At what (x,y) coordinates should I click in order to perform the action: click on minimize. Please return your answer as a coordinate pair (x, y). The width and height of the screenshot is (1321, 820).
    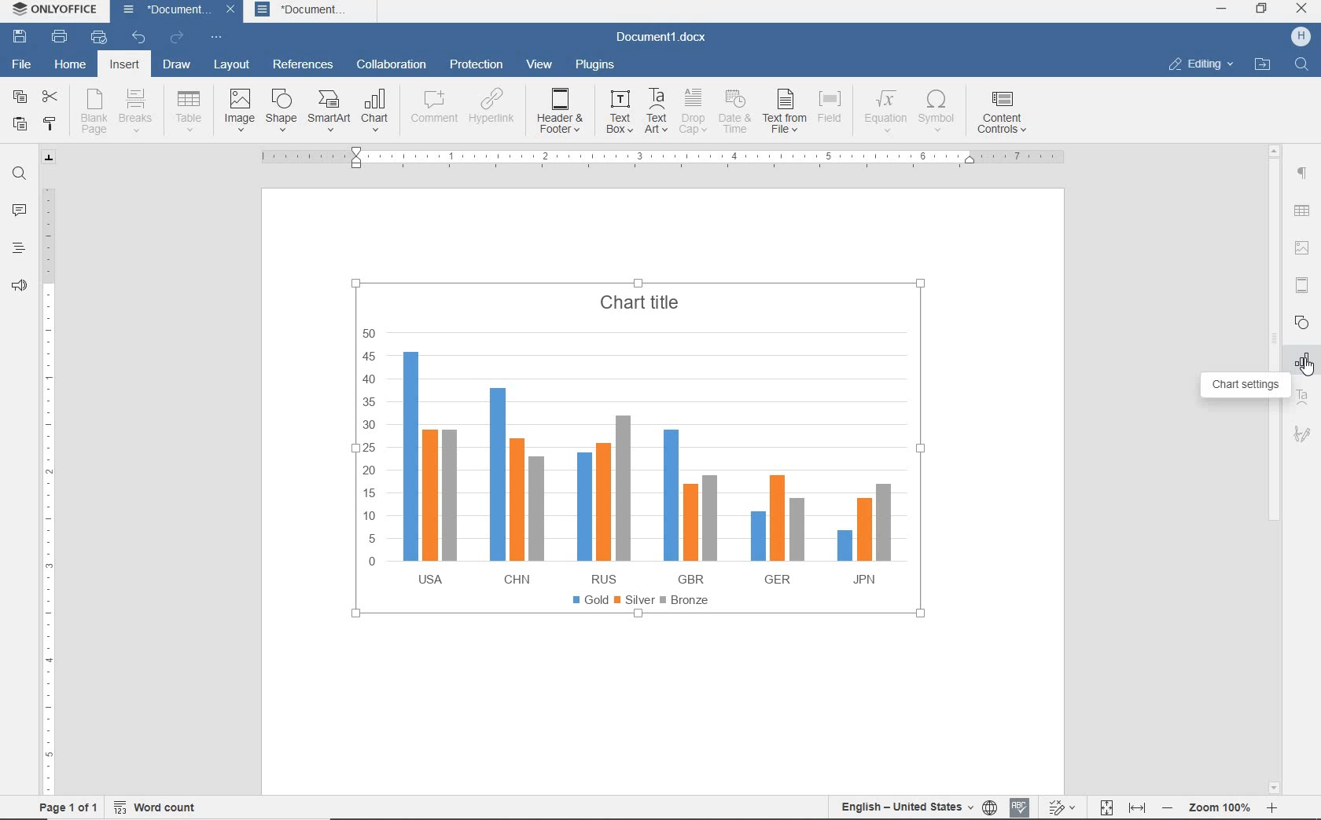
    Looking at the image, I should click on (1222, 9).